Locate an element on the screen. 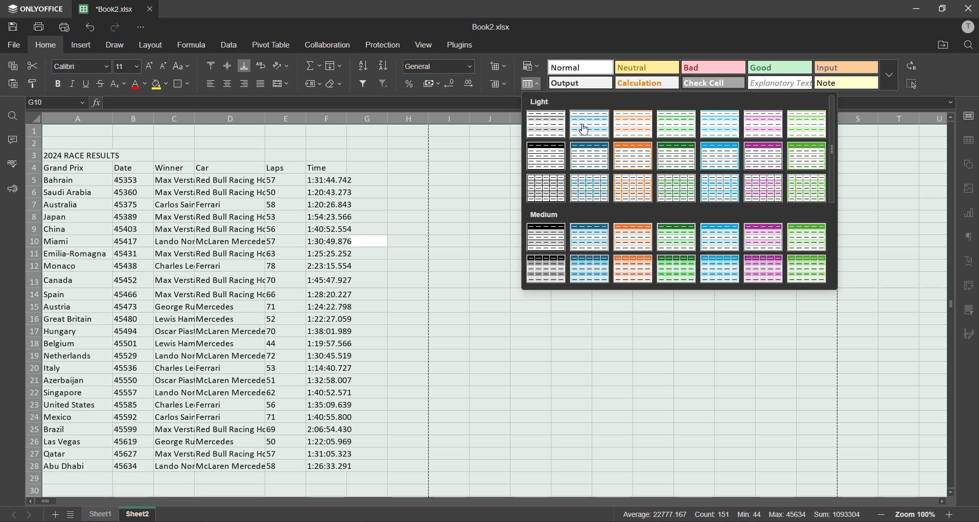 The width and height of the screenshot is (979, 522). profile is located at coordinates (964, 27).